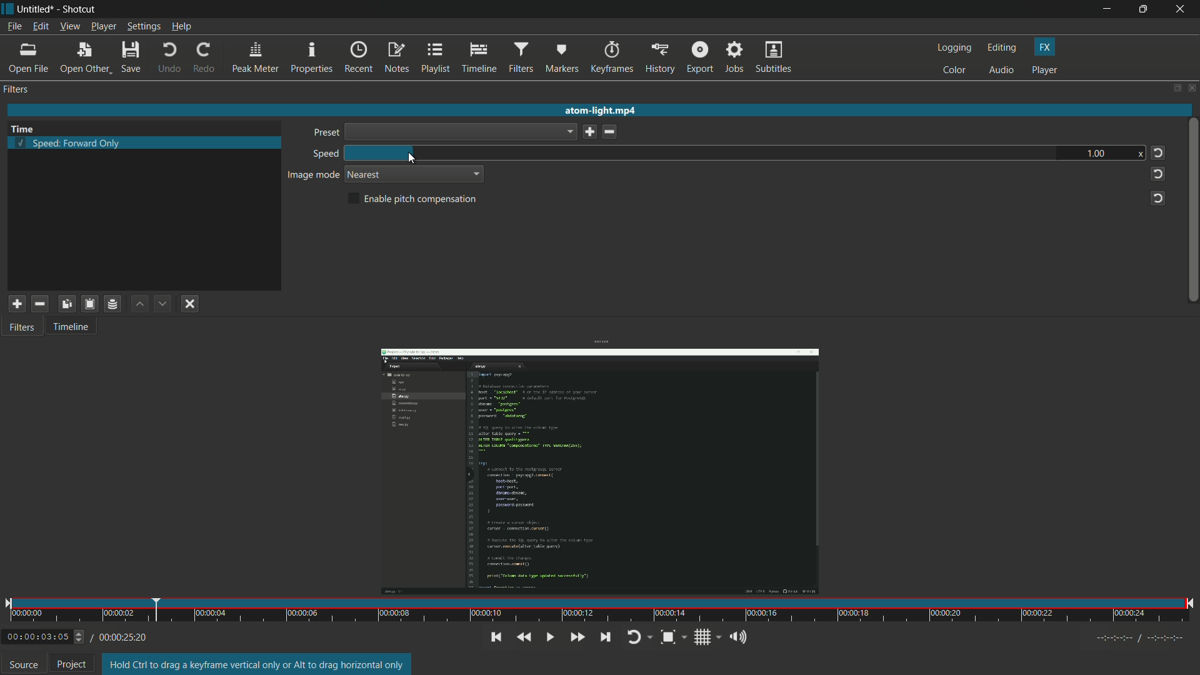 The image size is (1200, 675). I want to click on save, so click(132, 58).